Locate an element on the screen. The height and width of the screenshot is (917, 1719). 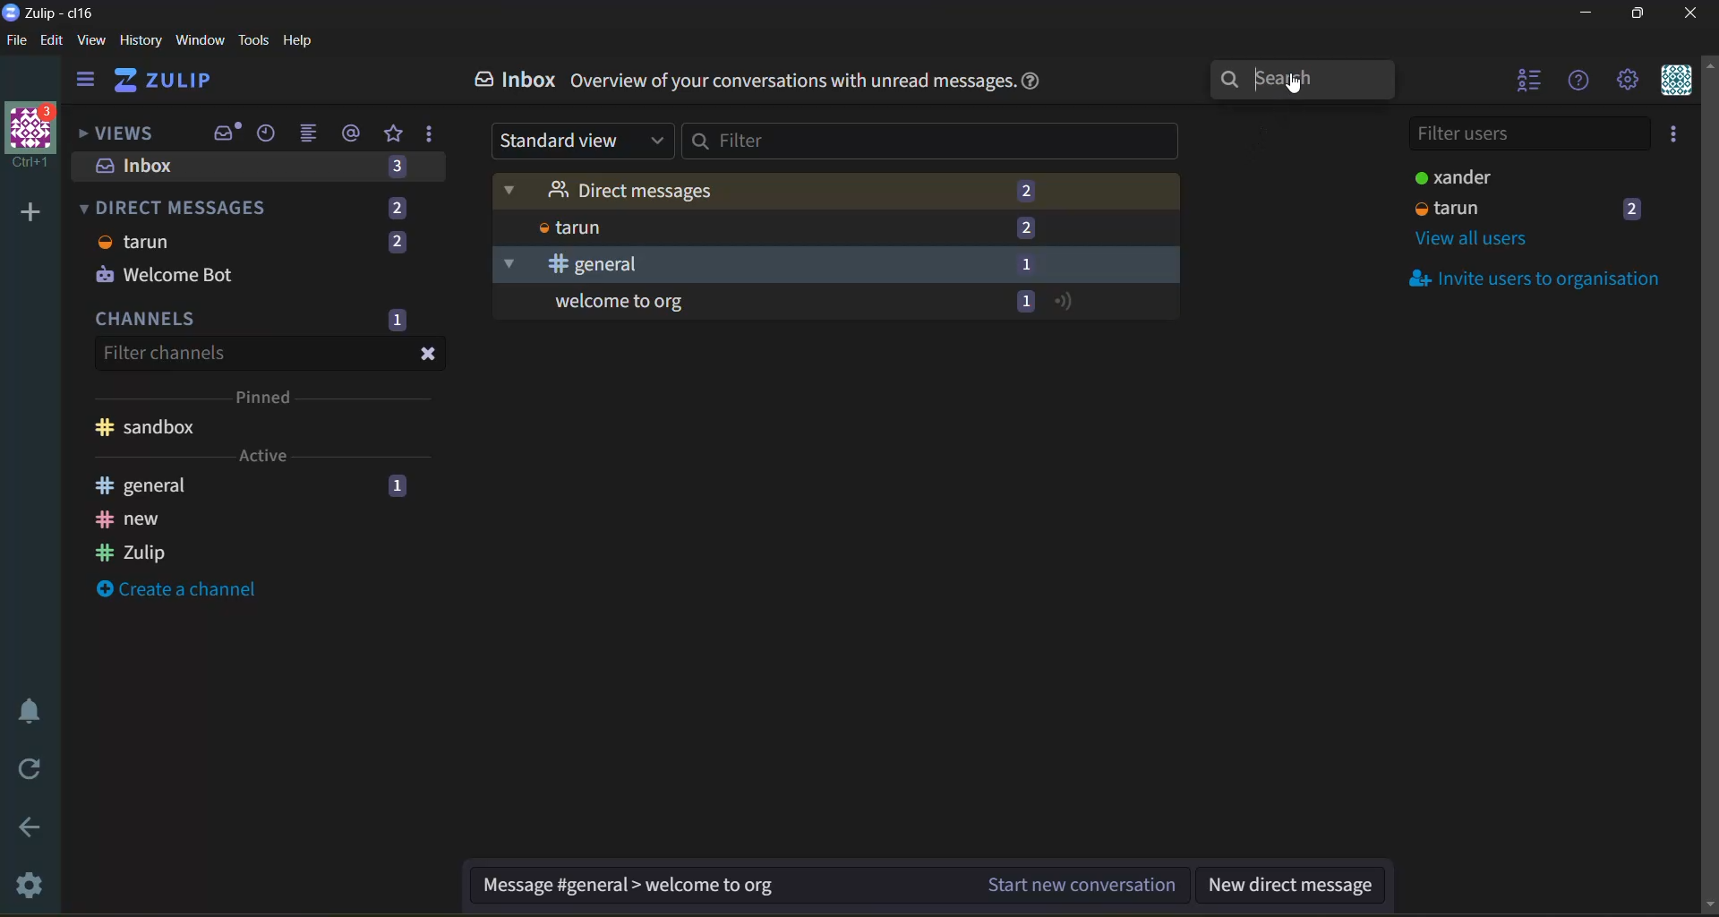
tools is located at coordinates (253, 40).